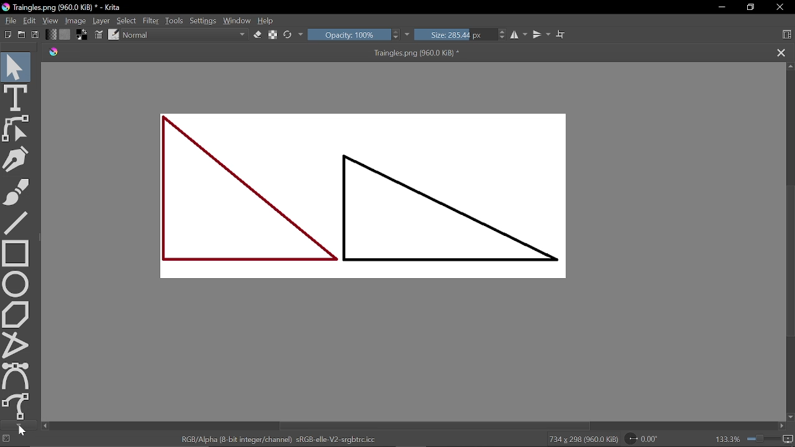 The image size is (795, 447). What do you see at coordinates (750, 7) in the screenshot?
I see `Restore down` at bounding box center [750, 7].